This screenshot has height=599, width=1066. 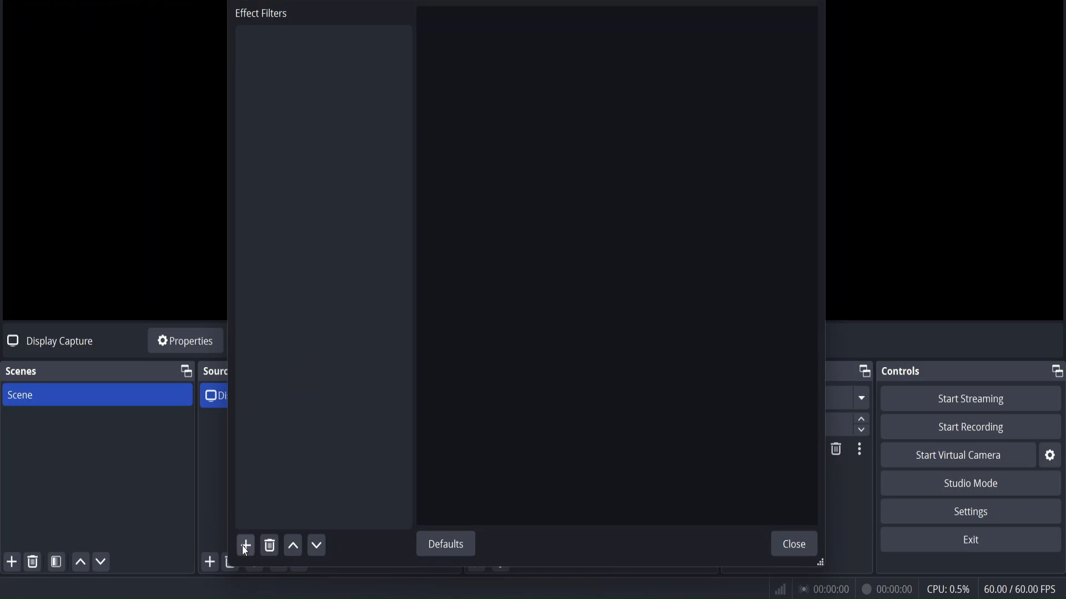 What do you see at coordinates (102, 563) in the screenshot?
I see `move scene down` at bounding box center [102, 563].